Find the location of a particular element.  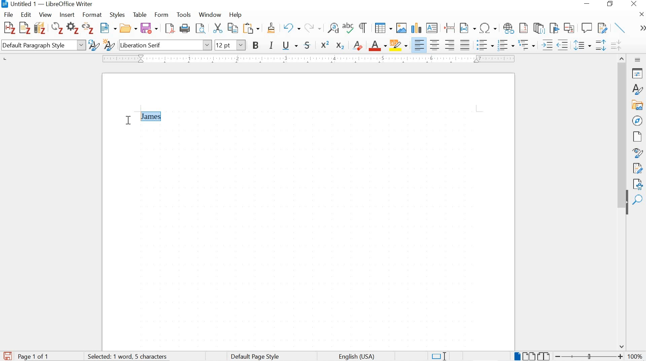

Toggle unorder list is located at coordinates (484, 44).